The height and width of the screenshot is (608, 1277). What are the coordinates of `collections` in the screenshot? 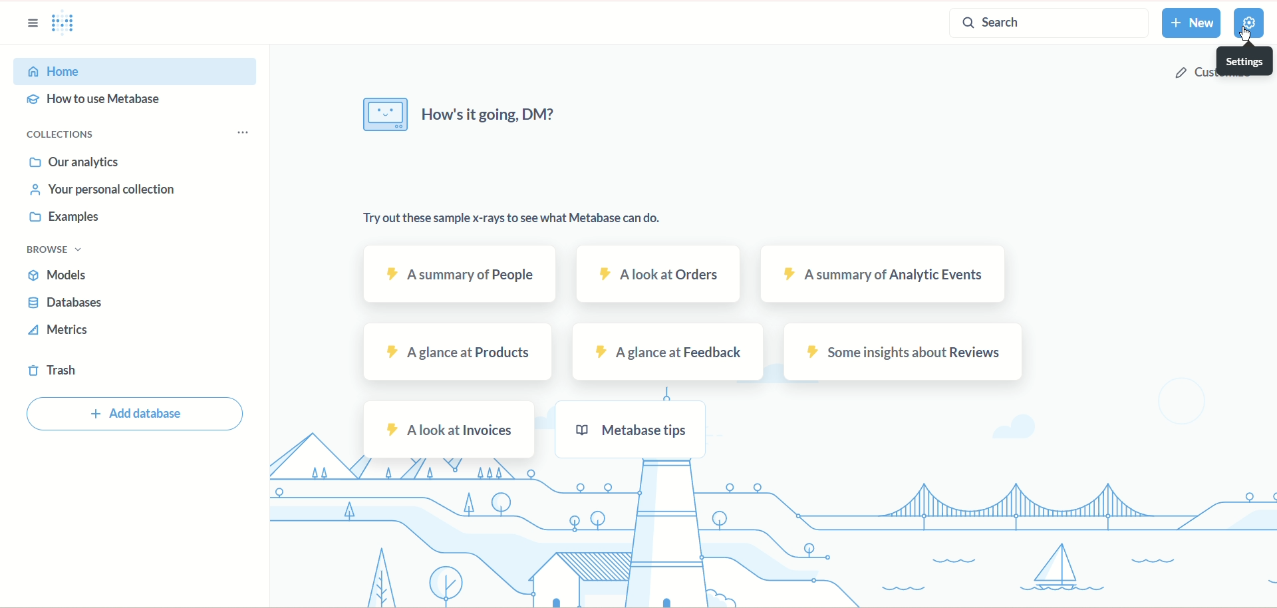 It's located at (61, 136).